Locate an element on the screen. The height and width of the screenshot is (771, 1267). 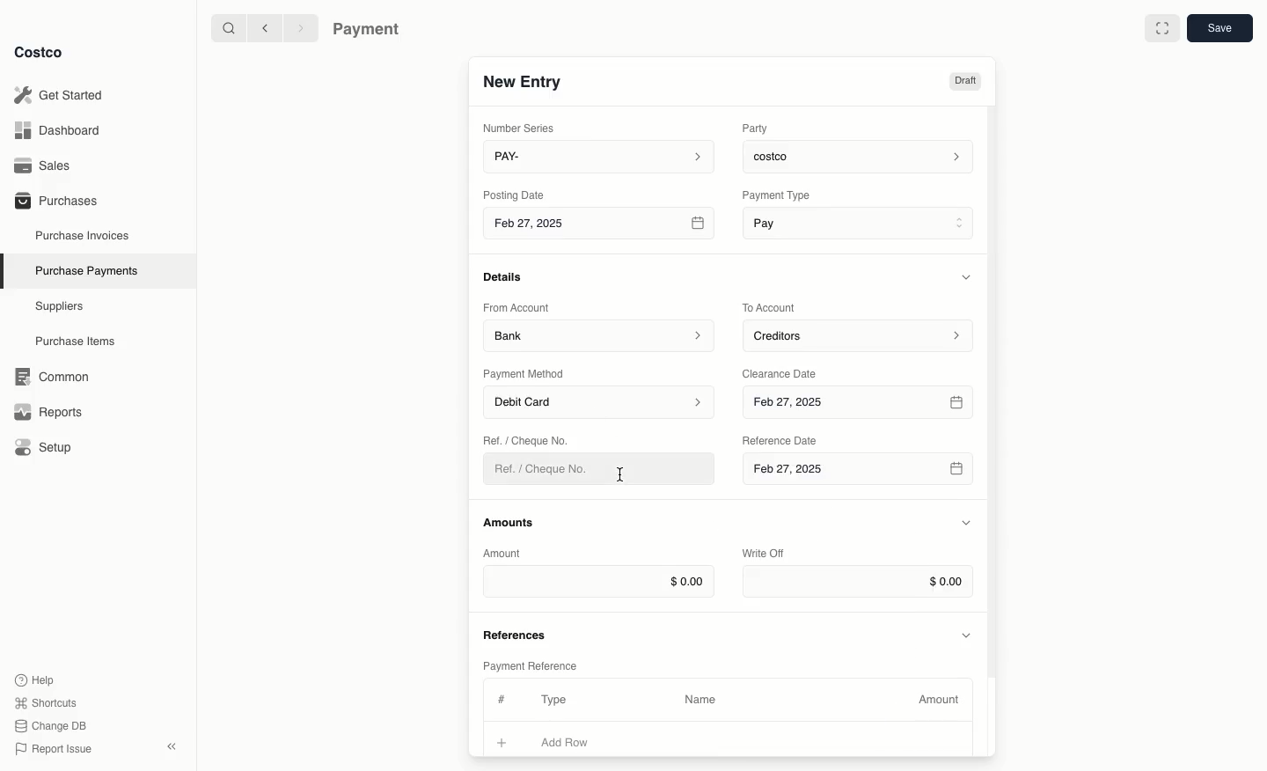
Posting Date is located at coordinates (516, 194).